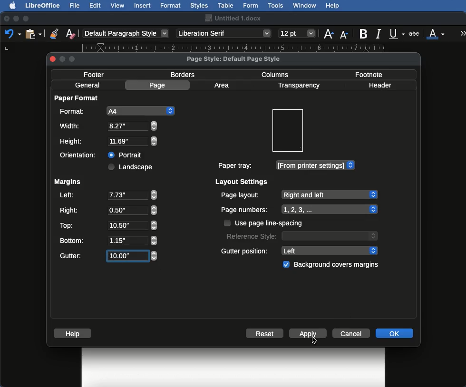  Describe the element at coordinates (132, 167) in the screenshot. I see `Landscape` at that location.